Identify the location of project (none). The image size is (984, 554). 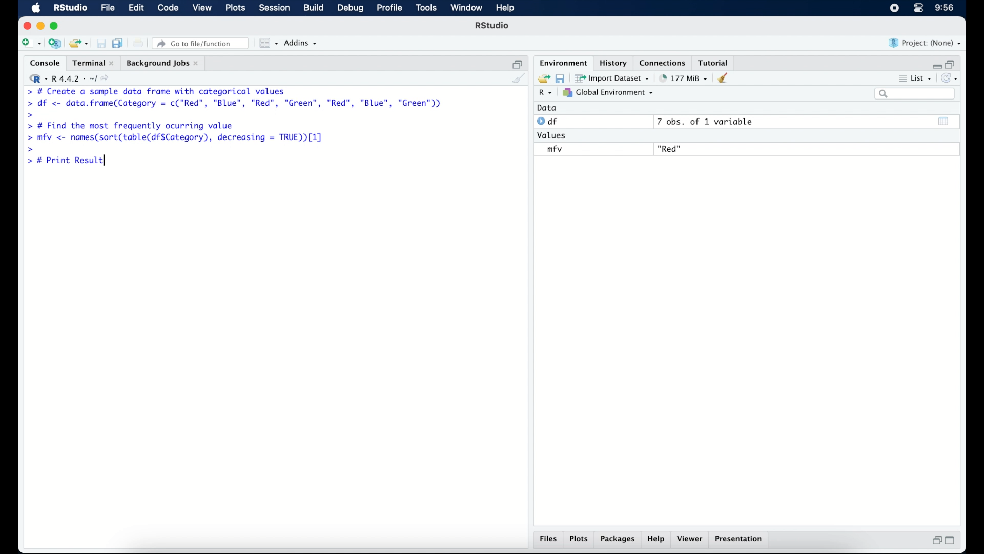
(925, 43).